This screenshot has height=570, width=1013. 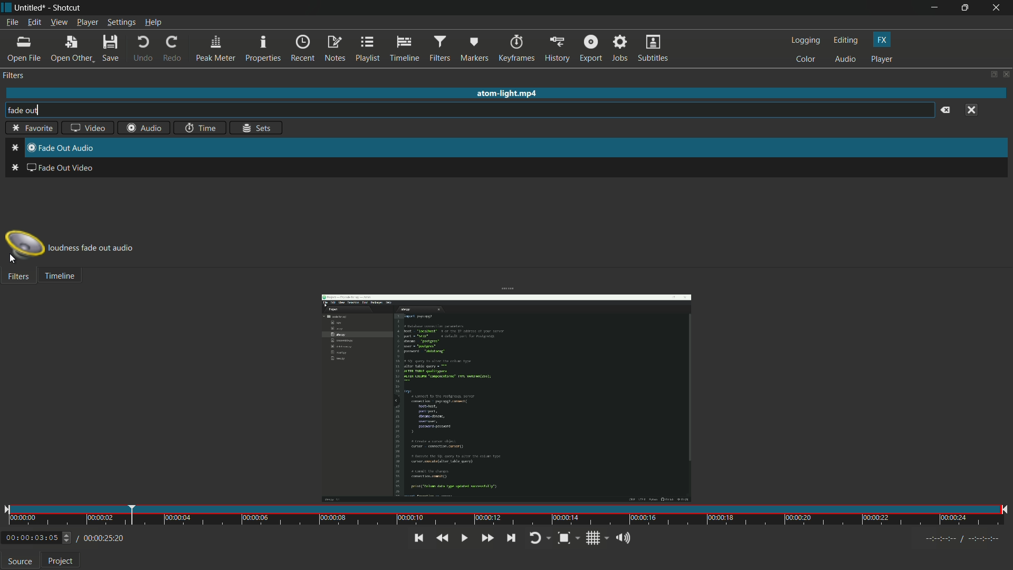 What do you see at coordinates (25, 245) in the screenshot?
I see `subwoofer` at bounding box center [25, 245].